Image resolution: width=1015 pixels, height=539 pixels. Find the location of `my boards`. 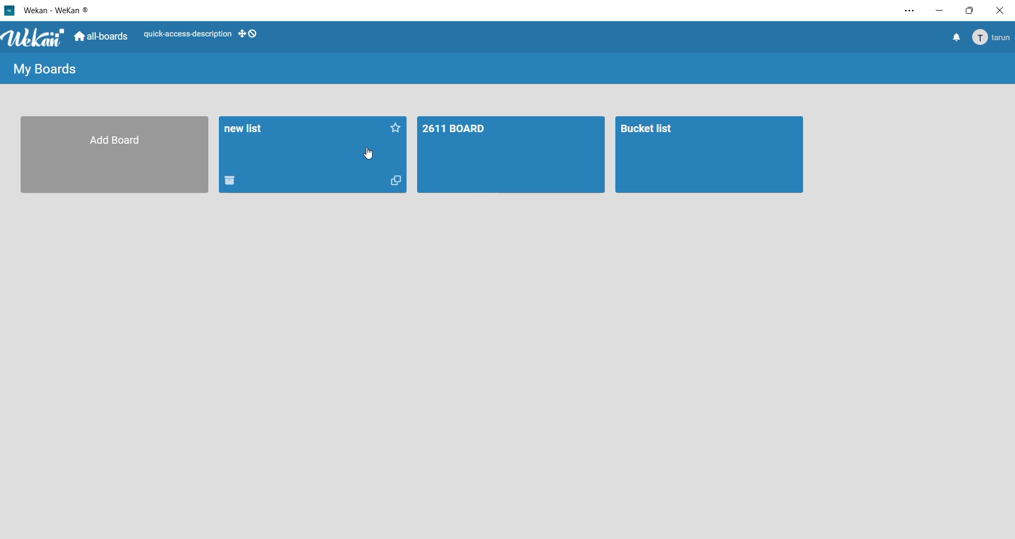

my boards is located at coordinates (46, 70).